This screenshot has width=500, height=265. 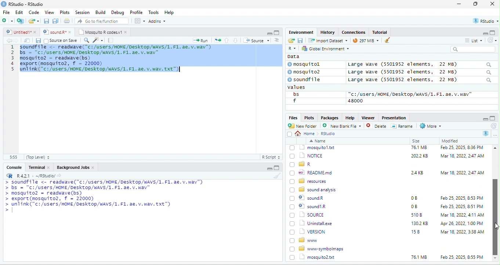 I want to click on BD resources, so click(x=309, y=224).